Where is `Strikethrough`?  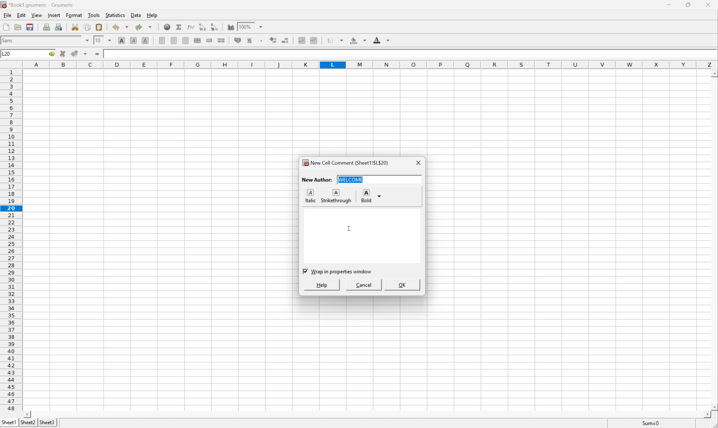 Strikethrough is located at coordinates (336, 196).